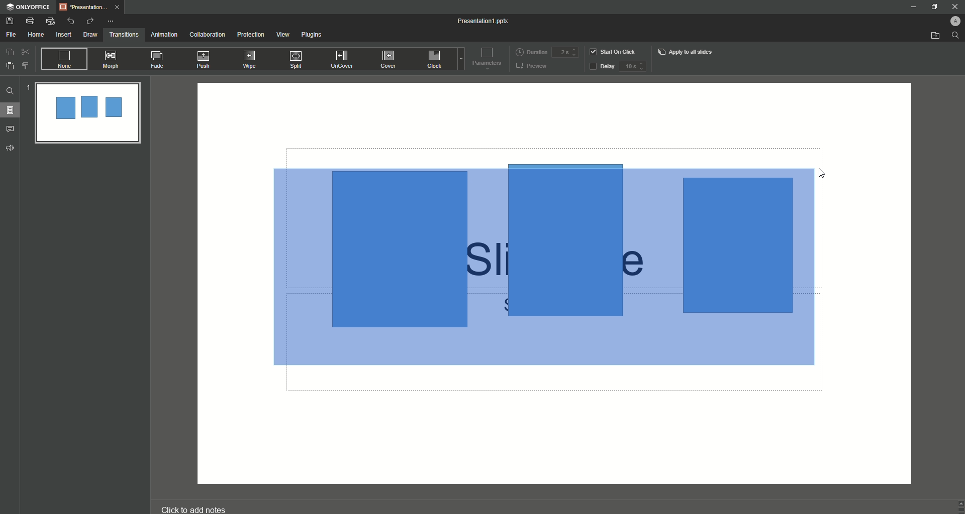 The image size is (965, 514). I want to click on Cut, so click(26, 51).